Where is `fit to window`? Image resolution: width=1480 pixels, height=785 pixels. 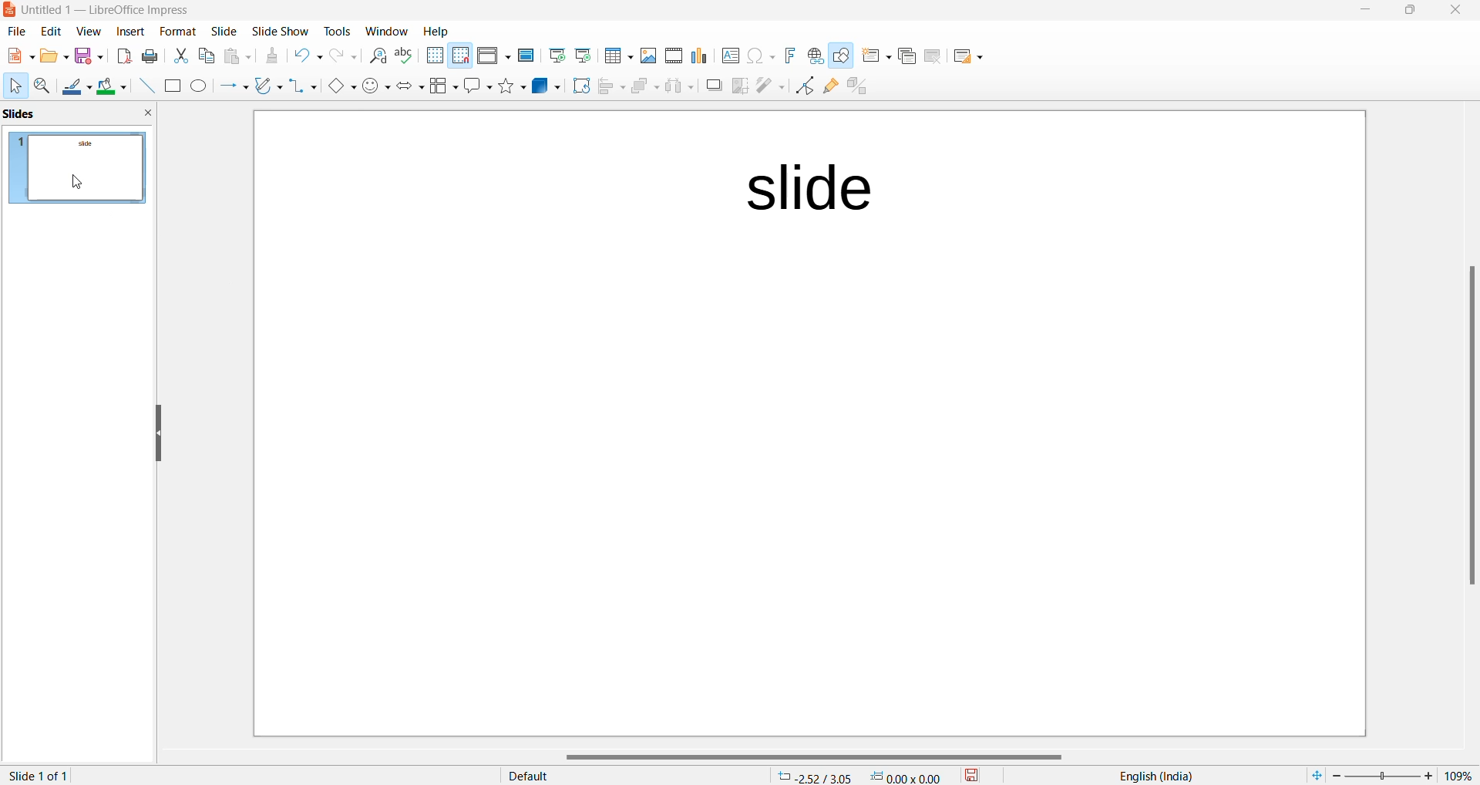 fit to window is located at coordinates (1316, 773).